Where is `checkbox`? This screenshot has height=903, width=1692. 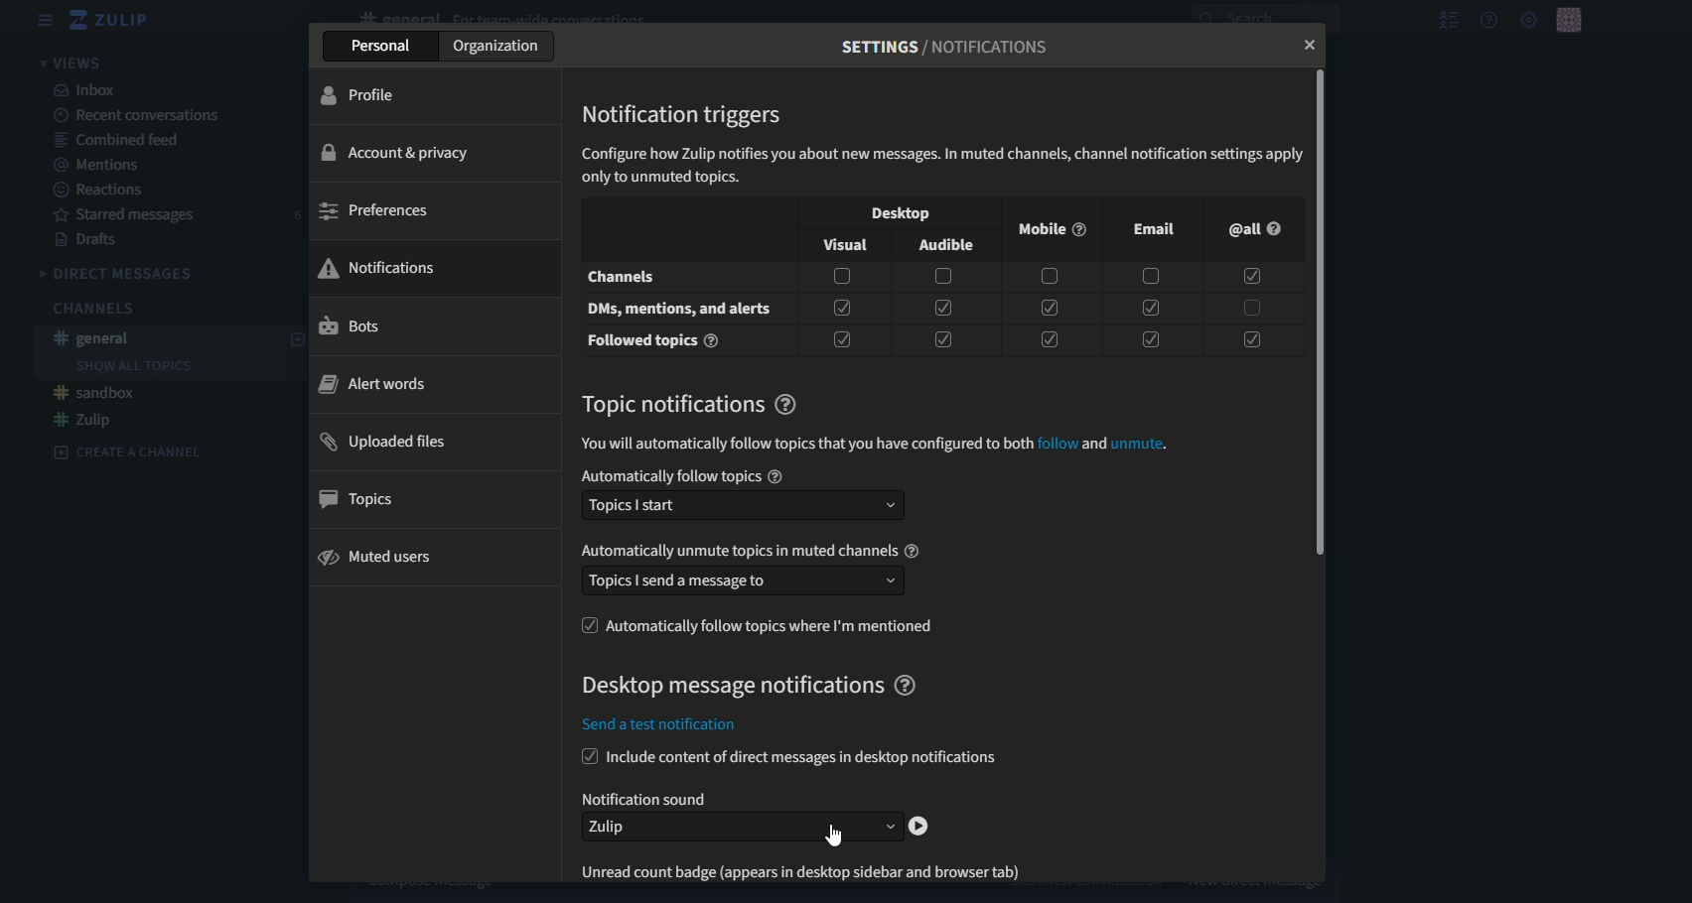 checkbox is located at coordinates (586, 625).